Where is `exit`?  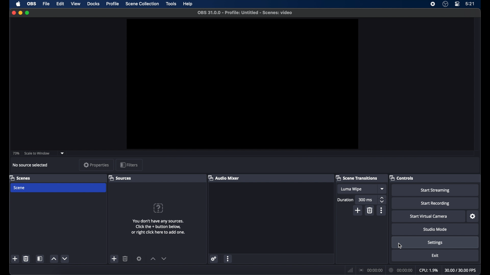 exit is located at coordinates (435, 255).